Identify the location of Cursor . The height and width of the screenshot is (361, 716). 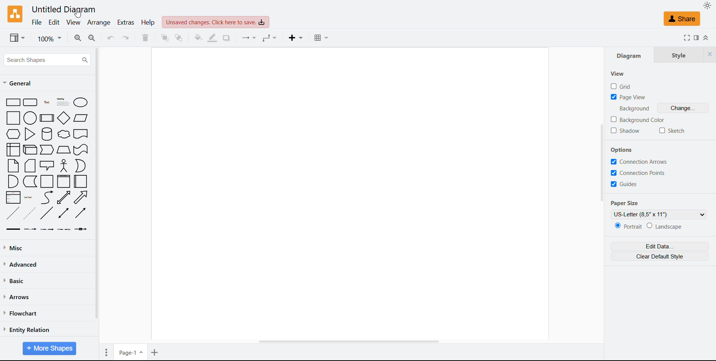
(78, 13).